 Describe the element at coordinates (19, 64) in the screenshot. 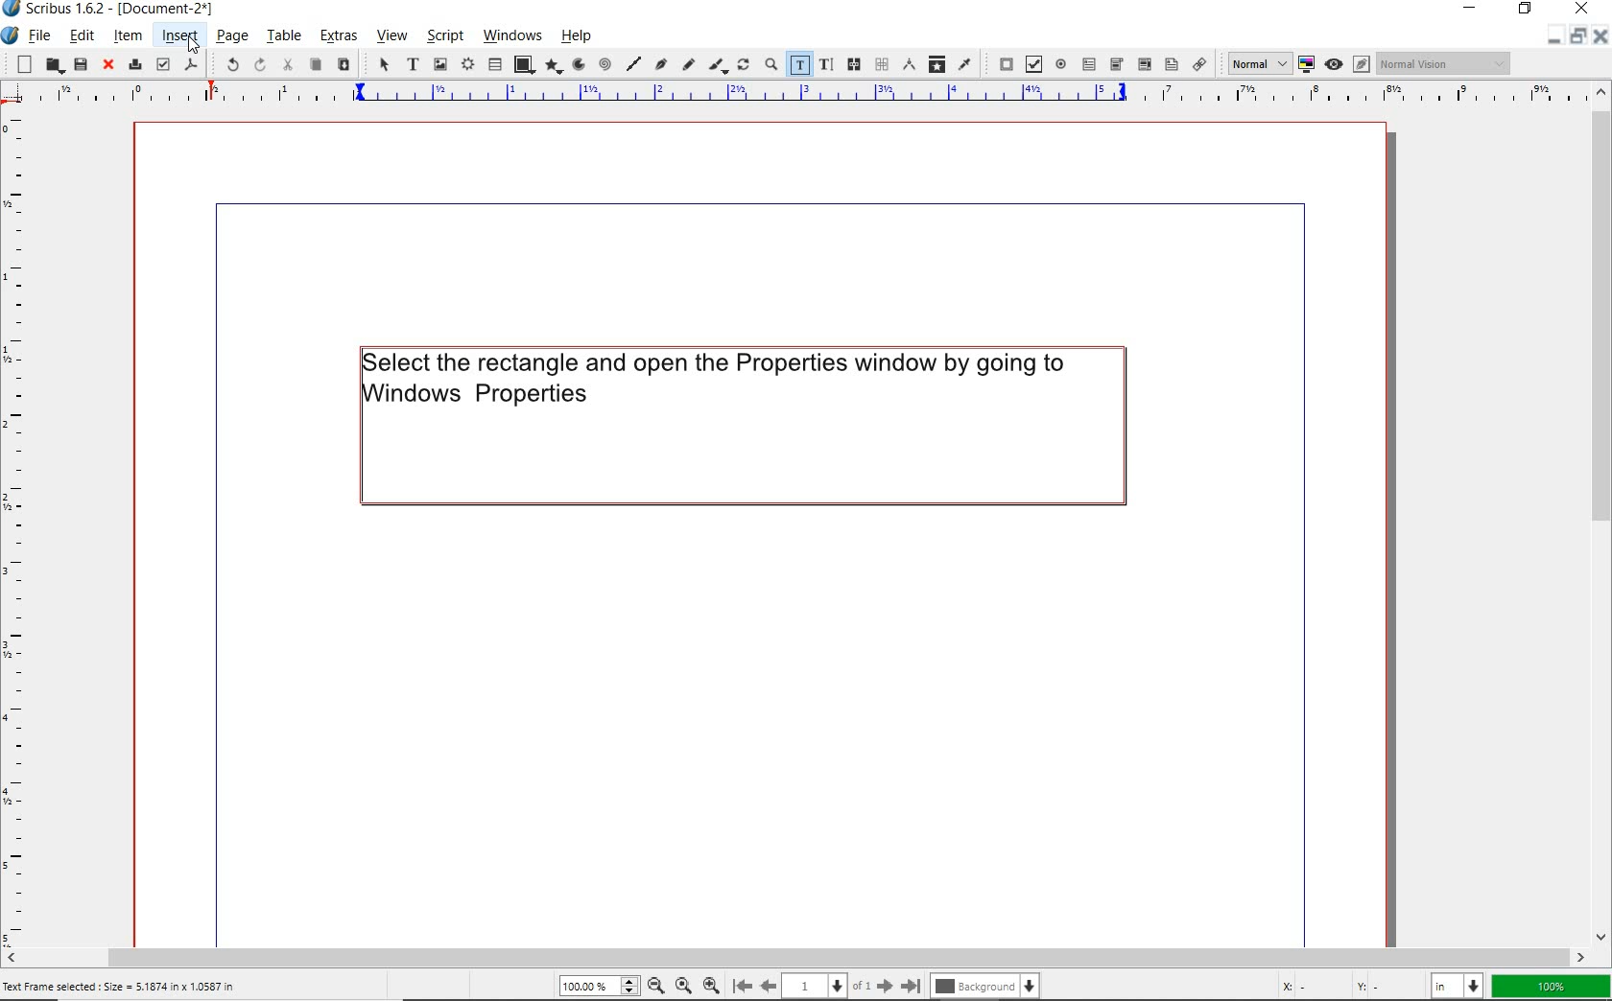

I see `new` at that location.